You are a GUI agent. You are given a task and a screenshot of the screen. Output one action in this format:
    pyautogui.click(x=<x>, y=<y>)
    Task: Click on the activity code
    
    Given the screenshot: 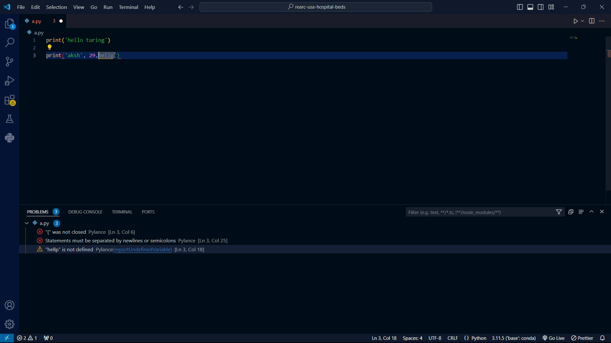 What is the action you would take?
    pyautogui.click(x=84, y=232)
    